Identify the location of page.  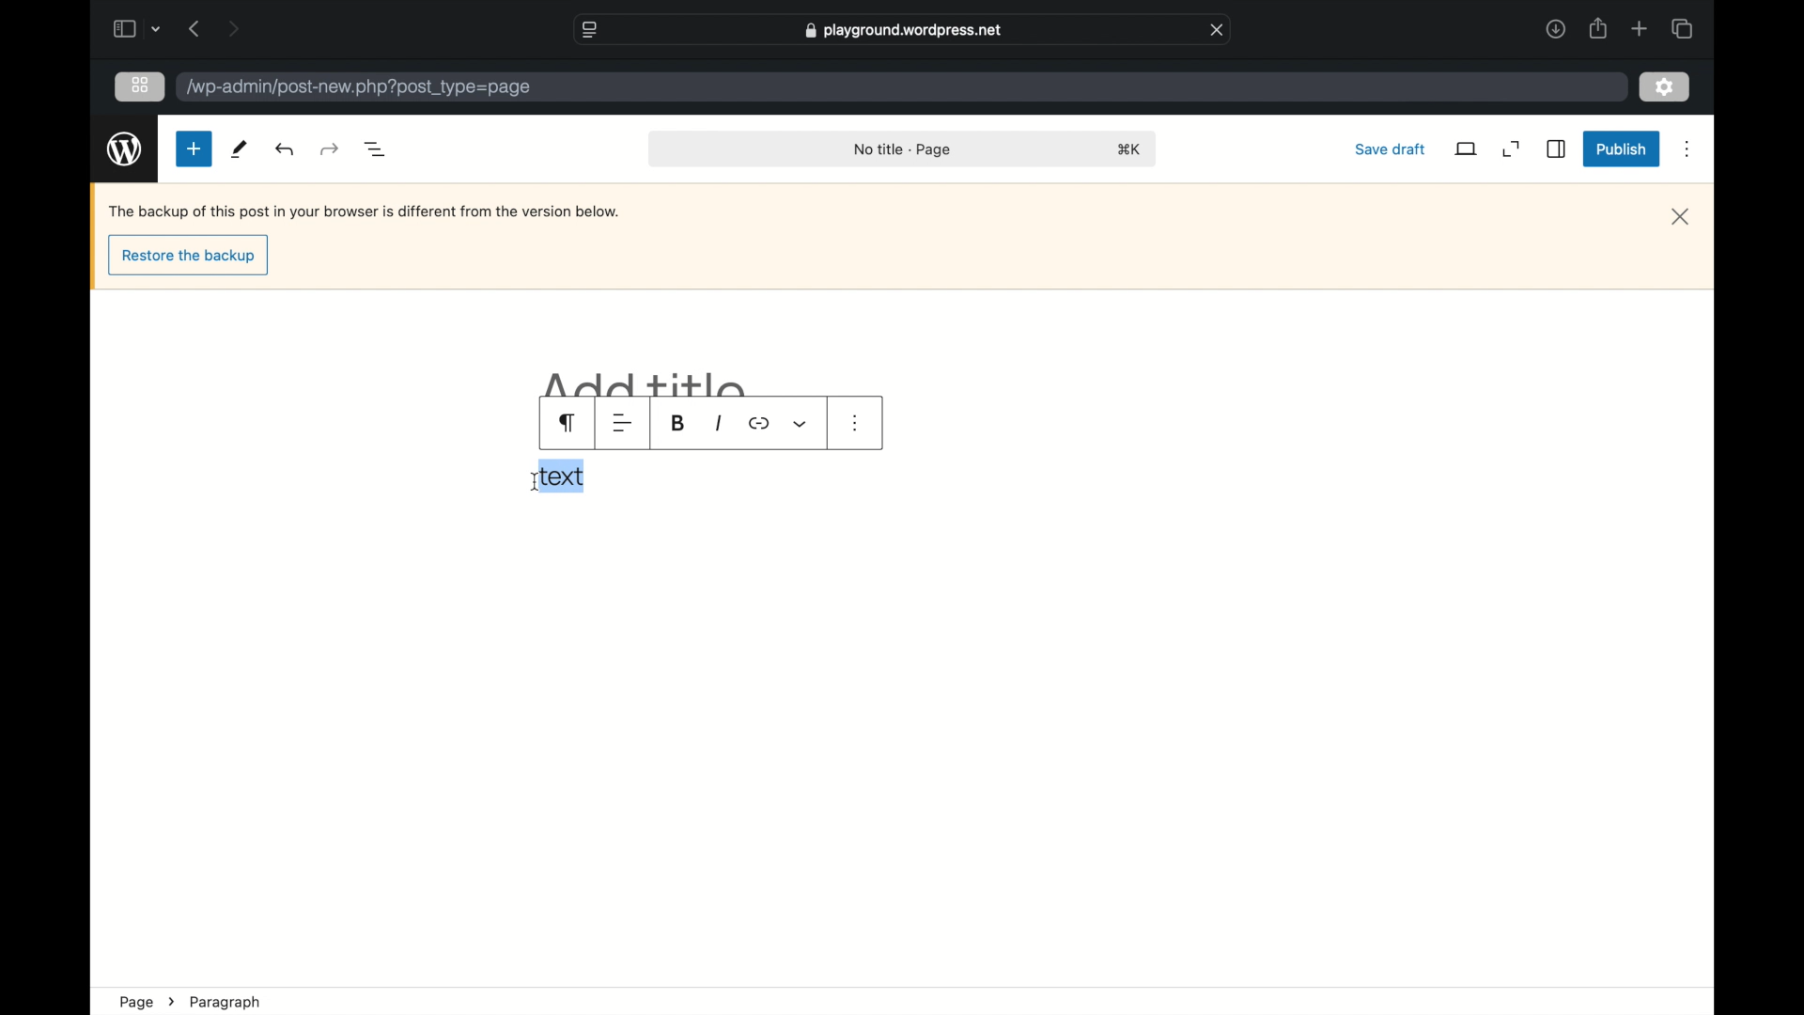
(135, 1002).